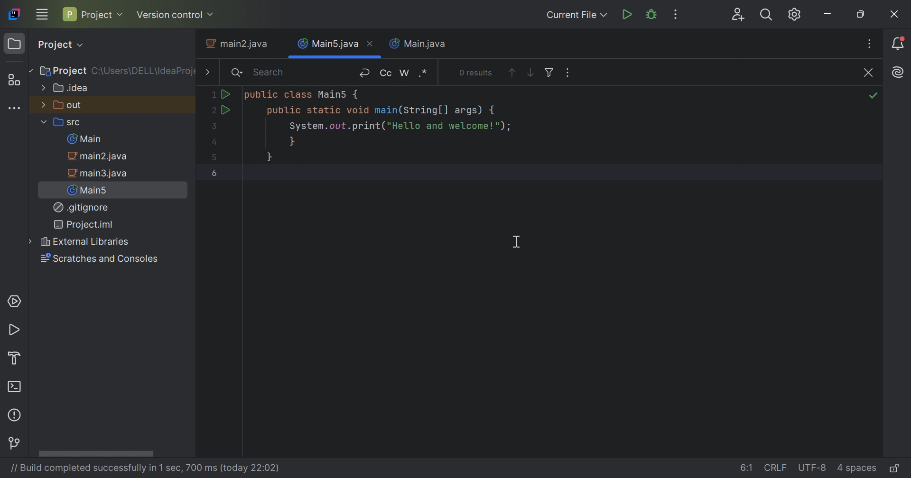 The height and width of the screenshot is (478, 911). What do you see at coordinates (897, 73) in the screenshot?
I see `Recent Files, Tab Actions, and More` at bounding box center [897, 73].